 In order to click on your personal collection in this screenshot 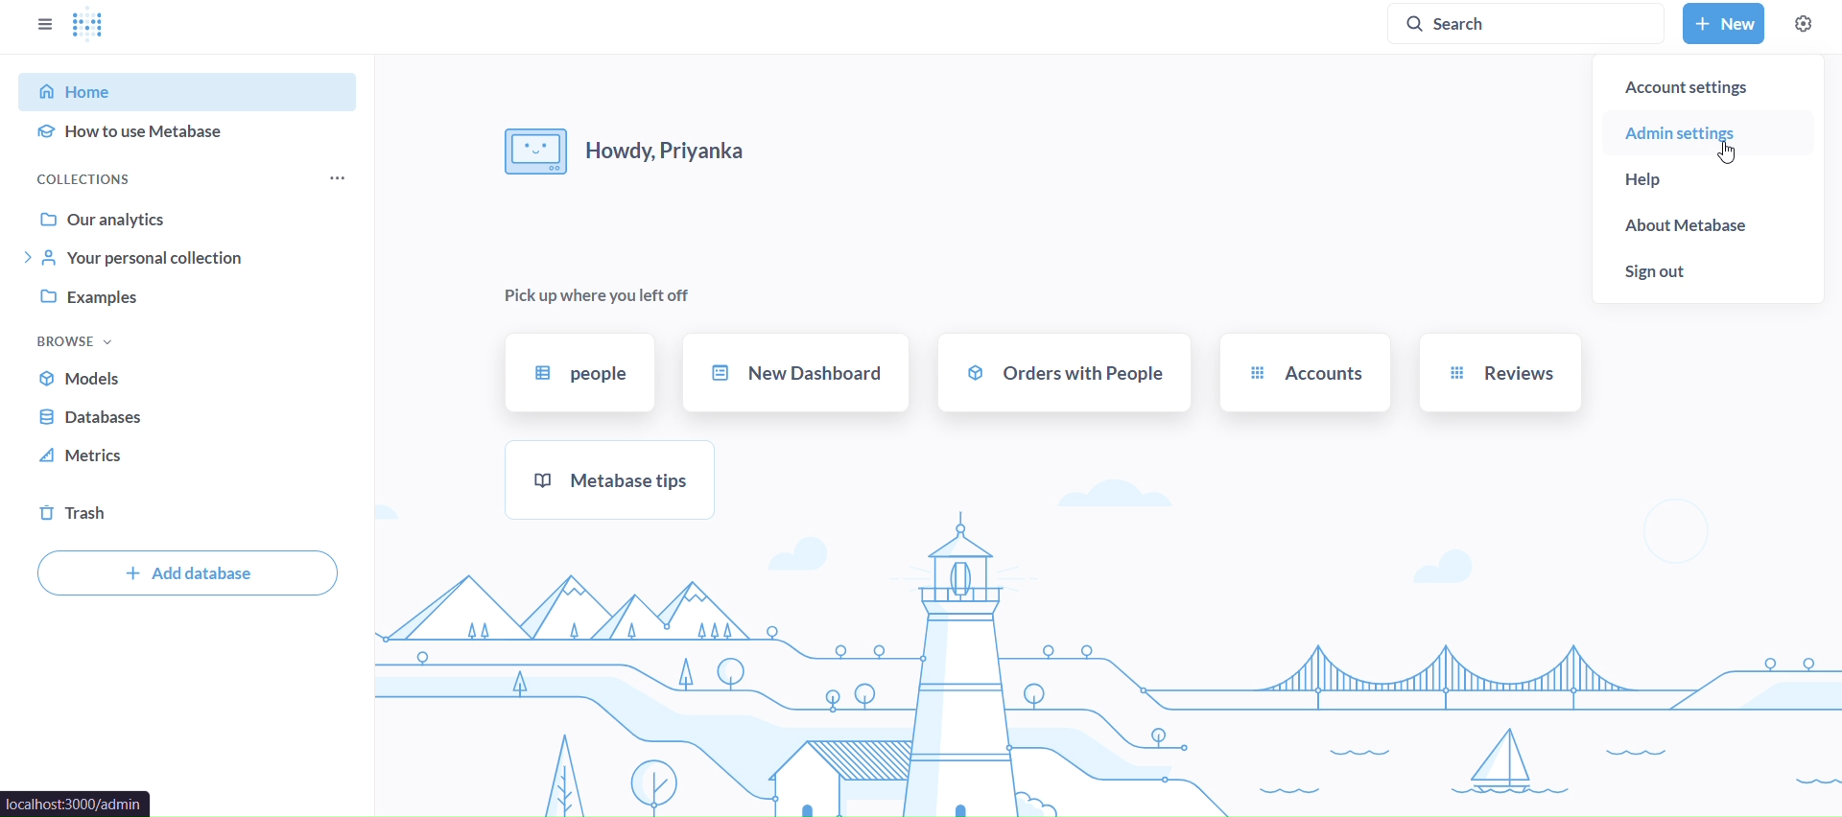, I will do `click(197, 259)`.